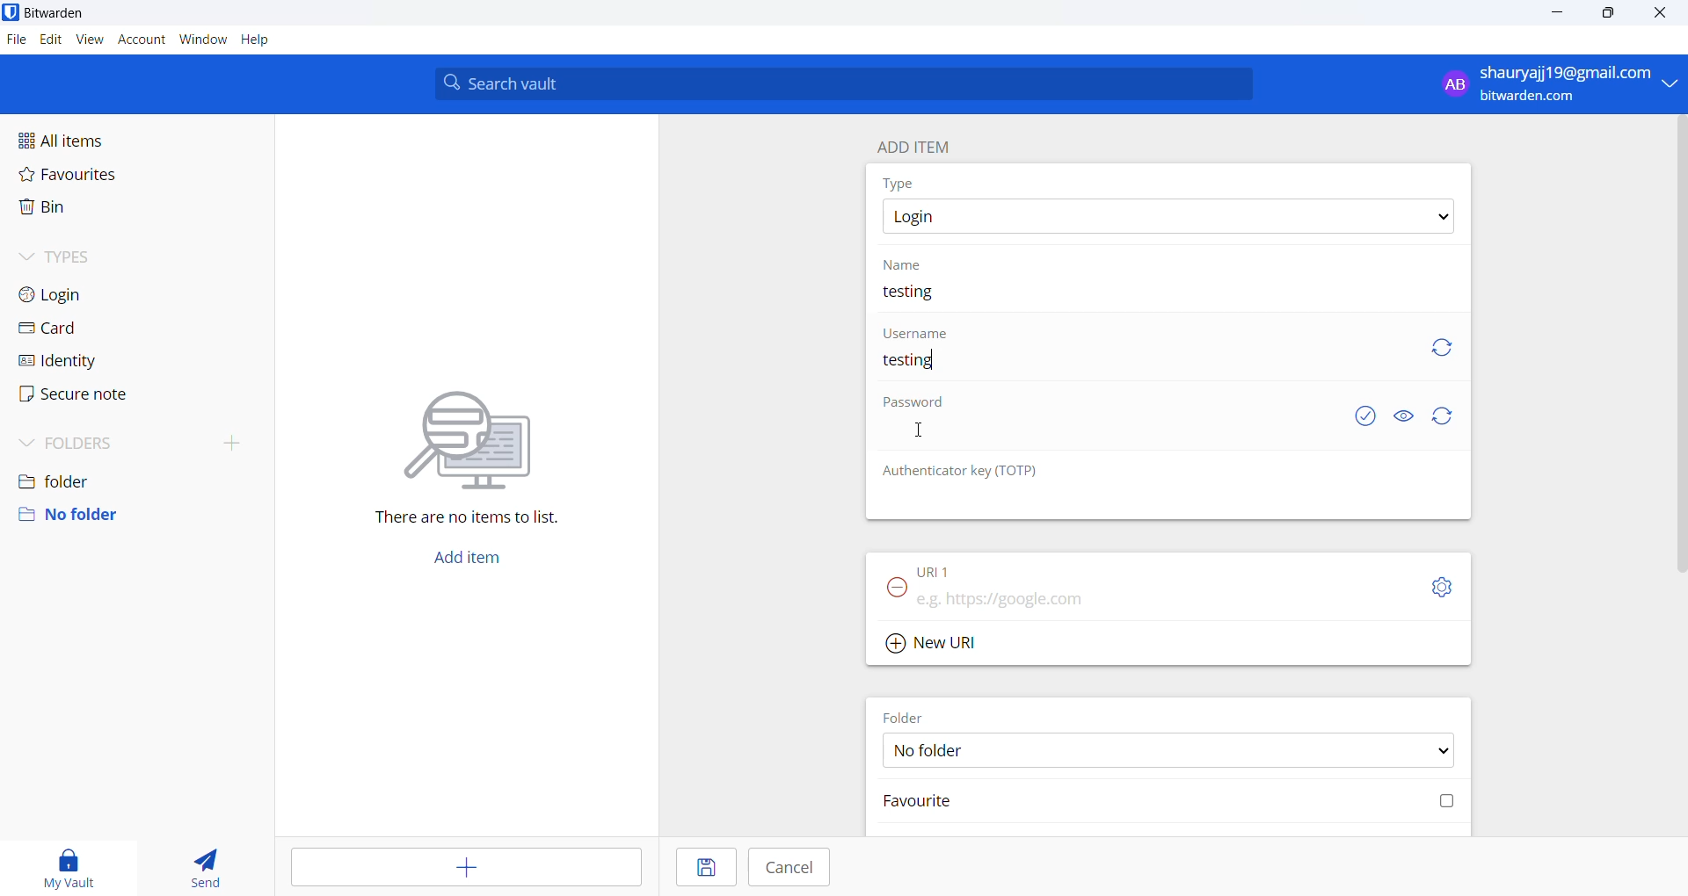  I want to click on OTP input box, so click(1146, 503).